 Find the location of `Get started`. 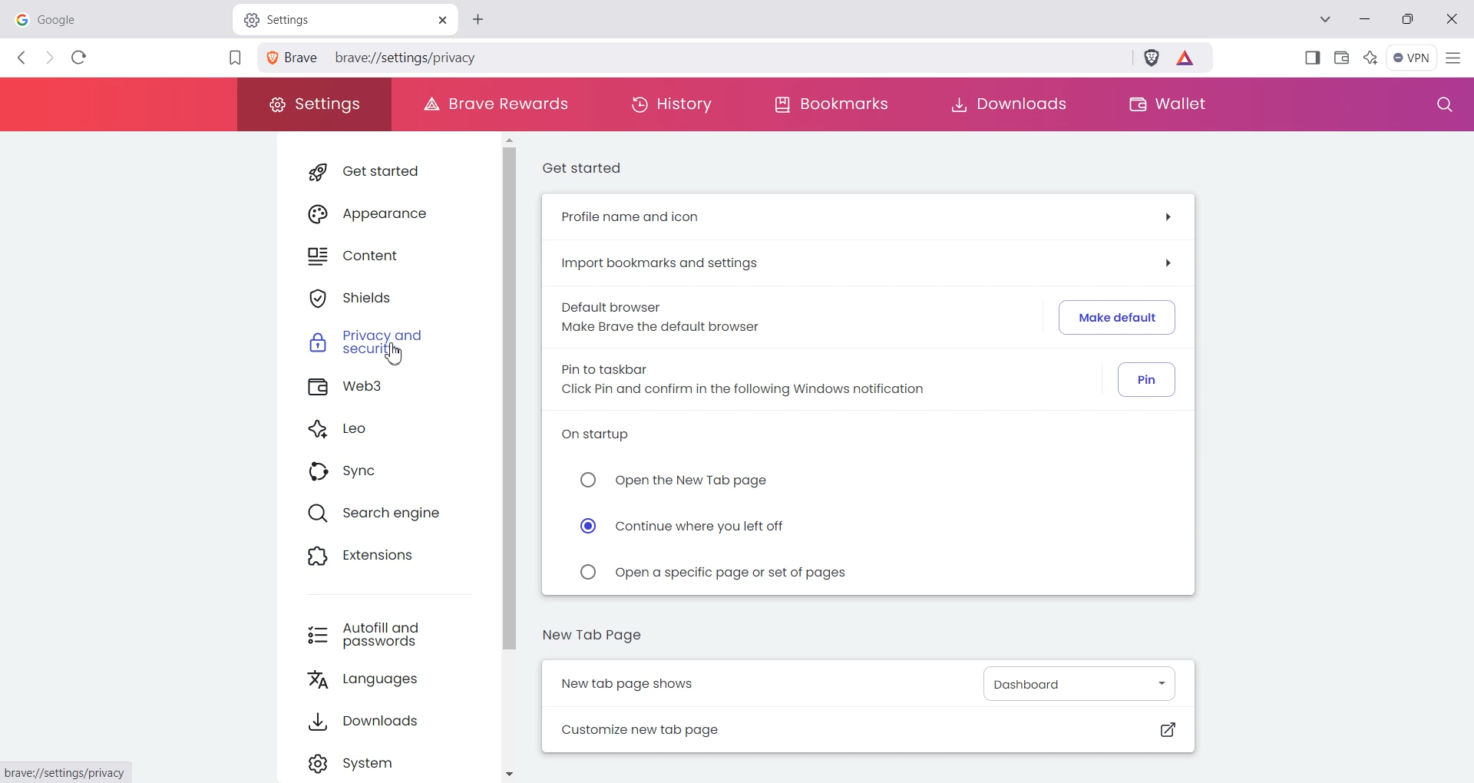

Get started is located at coordinates (377, 171).